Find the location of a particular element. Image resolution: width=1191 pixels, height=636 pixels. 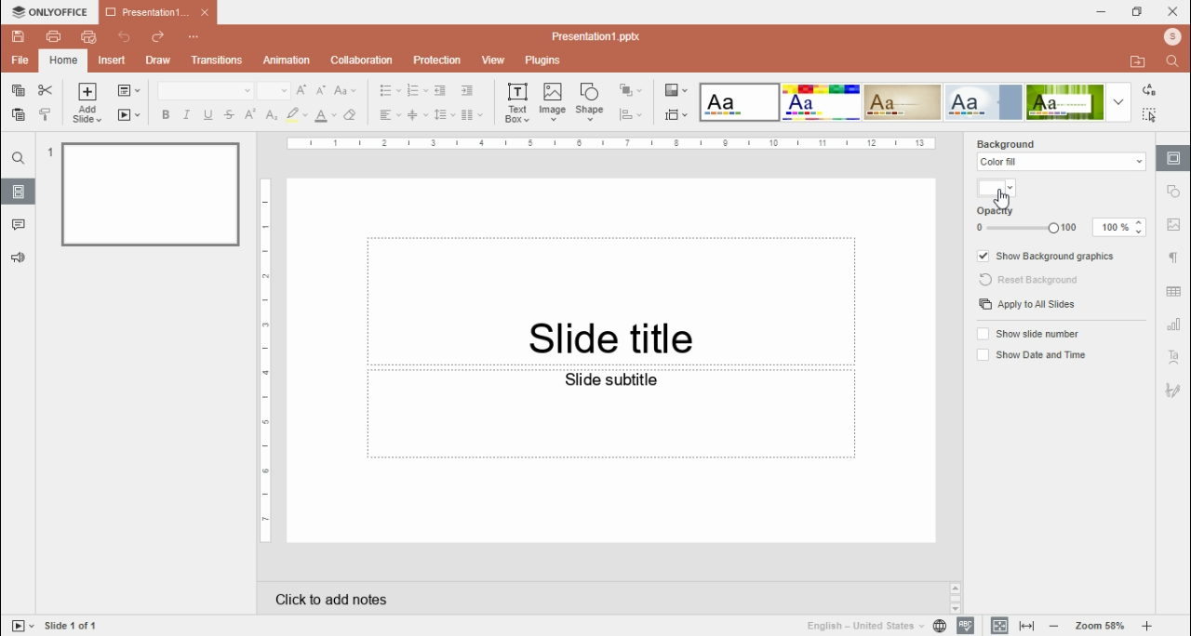

copy style is located at coordinates (45, 115).